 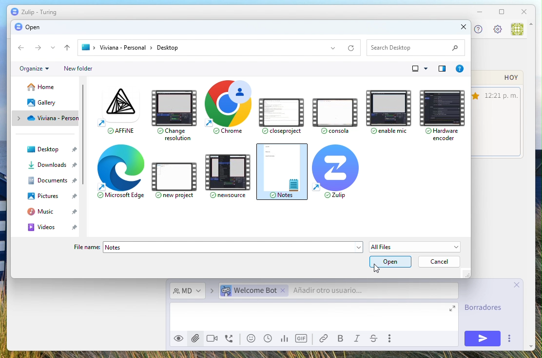 I want to click on stats, so click(x=284, y=339).